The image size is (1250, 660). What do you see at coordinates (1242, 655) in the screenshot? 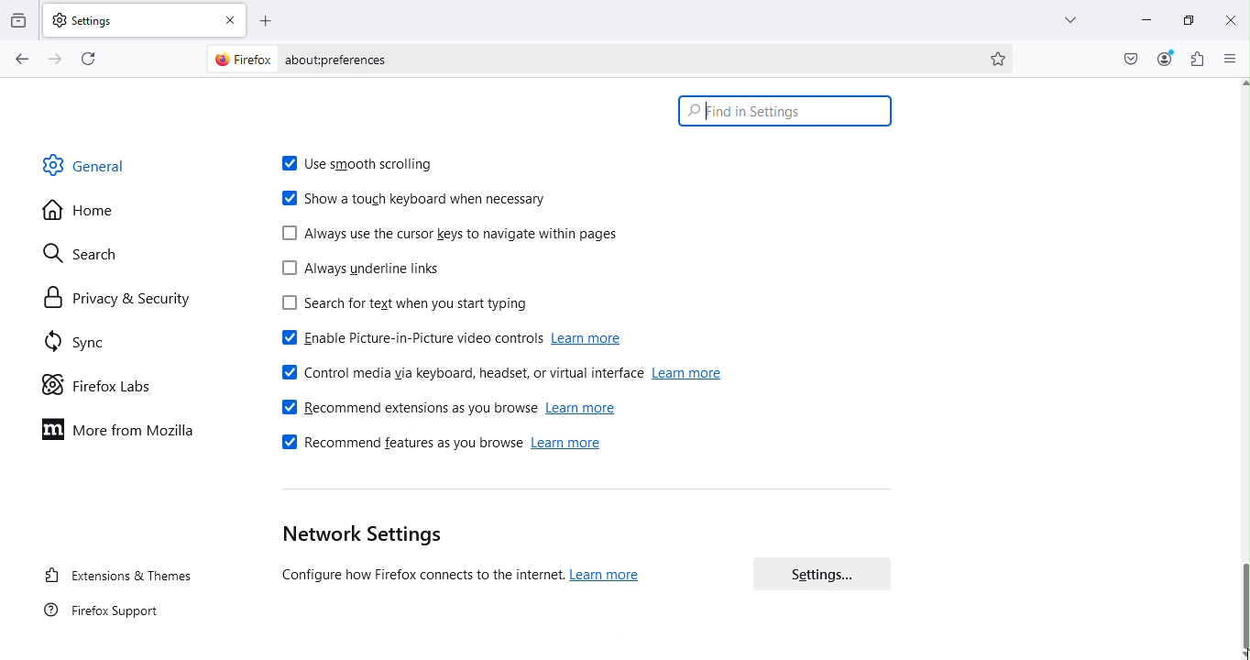
I see `cursor` at bounding box center [1242, 655].